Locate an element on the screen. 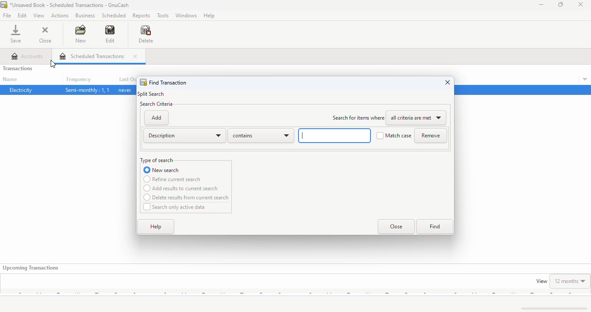 The image size is (591, 312). windows is located at coordinates (187, 15).